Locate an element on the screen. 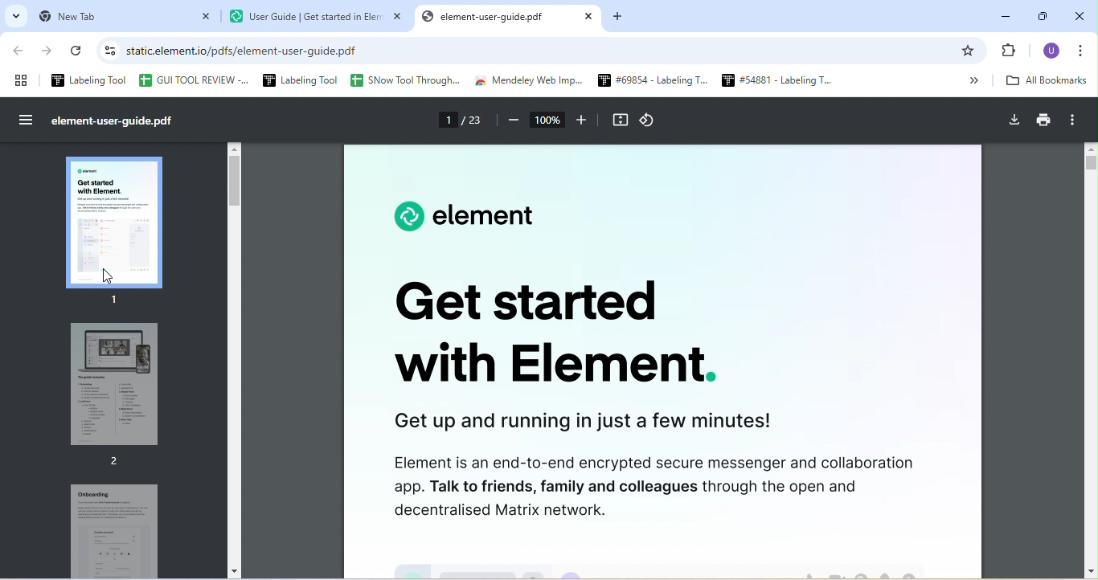 This screenshot has height=580, width=1098. Preview Page 3 is located at coordinates (114, 529).